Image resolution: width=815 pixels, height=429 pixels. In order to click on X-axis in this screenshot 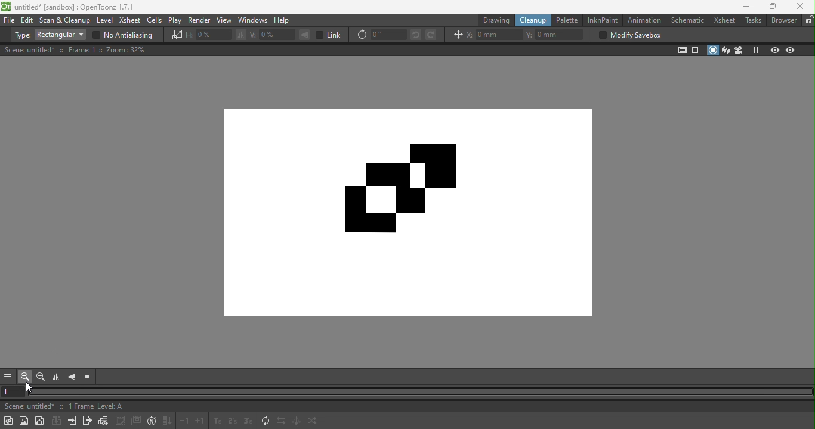, I will do `click(494, 34)`.